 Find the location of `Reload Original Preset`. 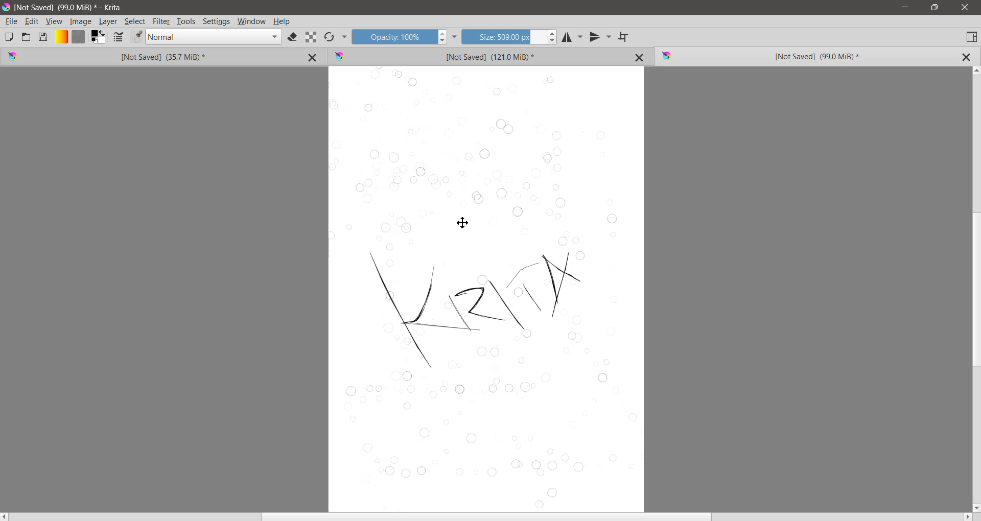

Reload Original Preset is located at coordinates (329, 37).